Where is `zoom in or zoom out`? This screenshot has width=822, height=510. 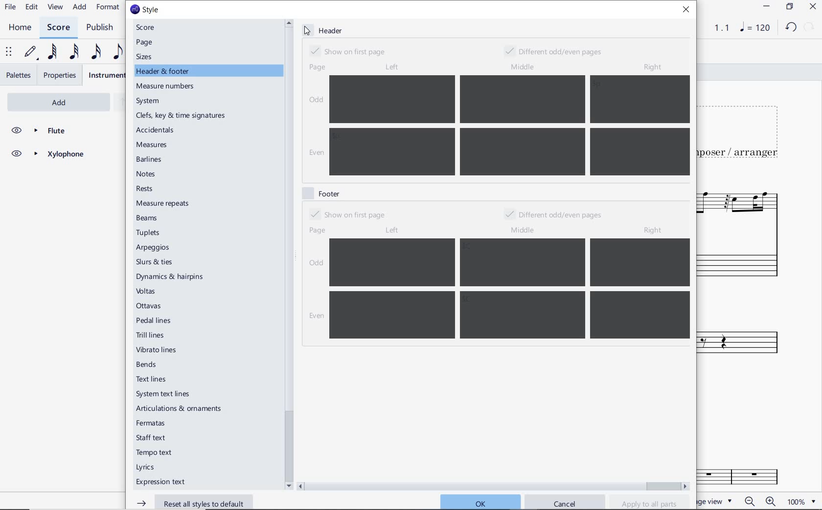 zoom in or zoom out is located at coordinates (759, 501).